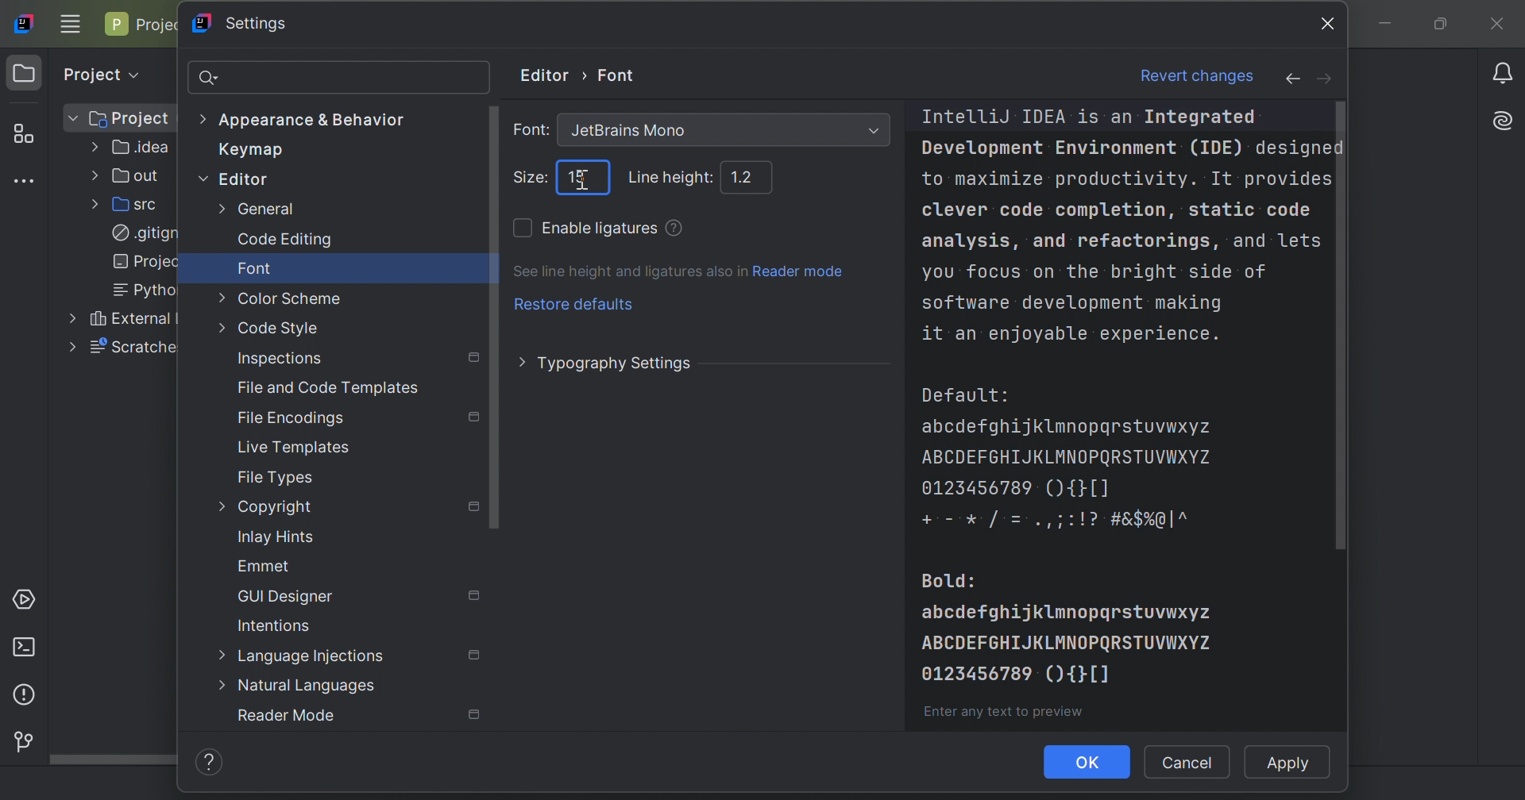 This screenshot has width=1525, height=800. Describe the element at coordinates (143, 25) in the screenshot. I see `Project` at that location.